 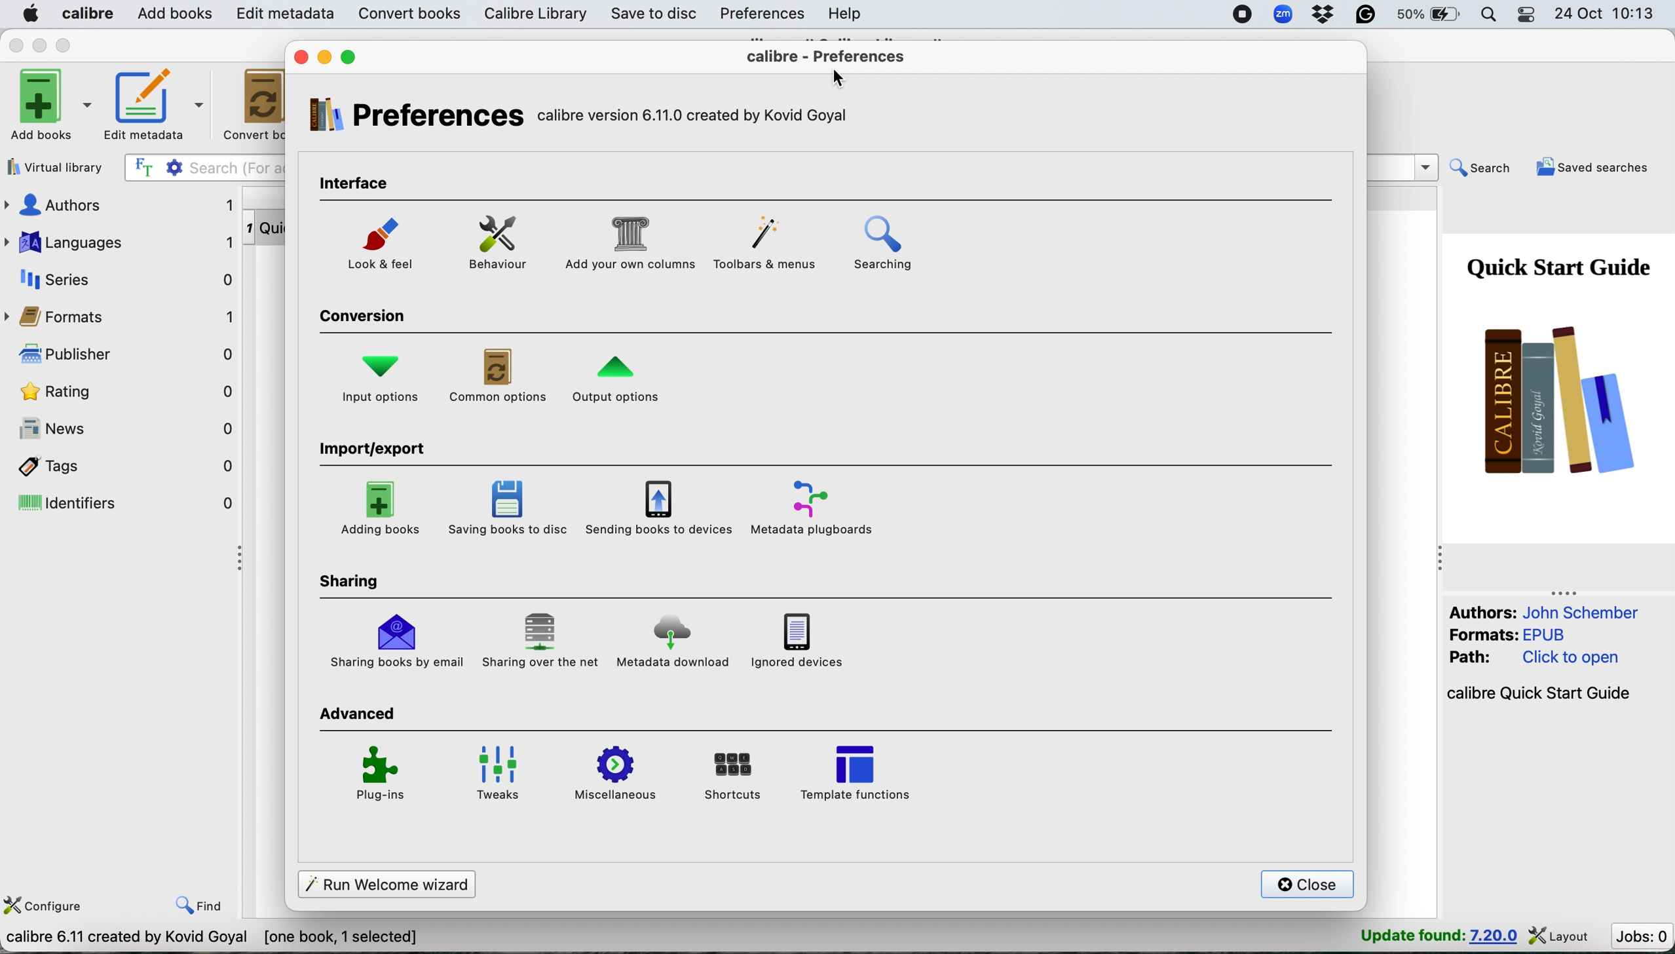 I want to click on convert books, so click(x=405, y=15).